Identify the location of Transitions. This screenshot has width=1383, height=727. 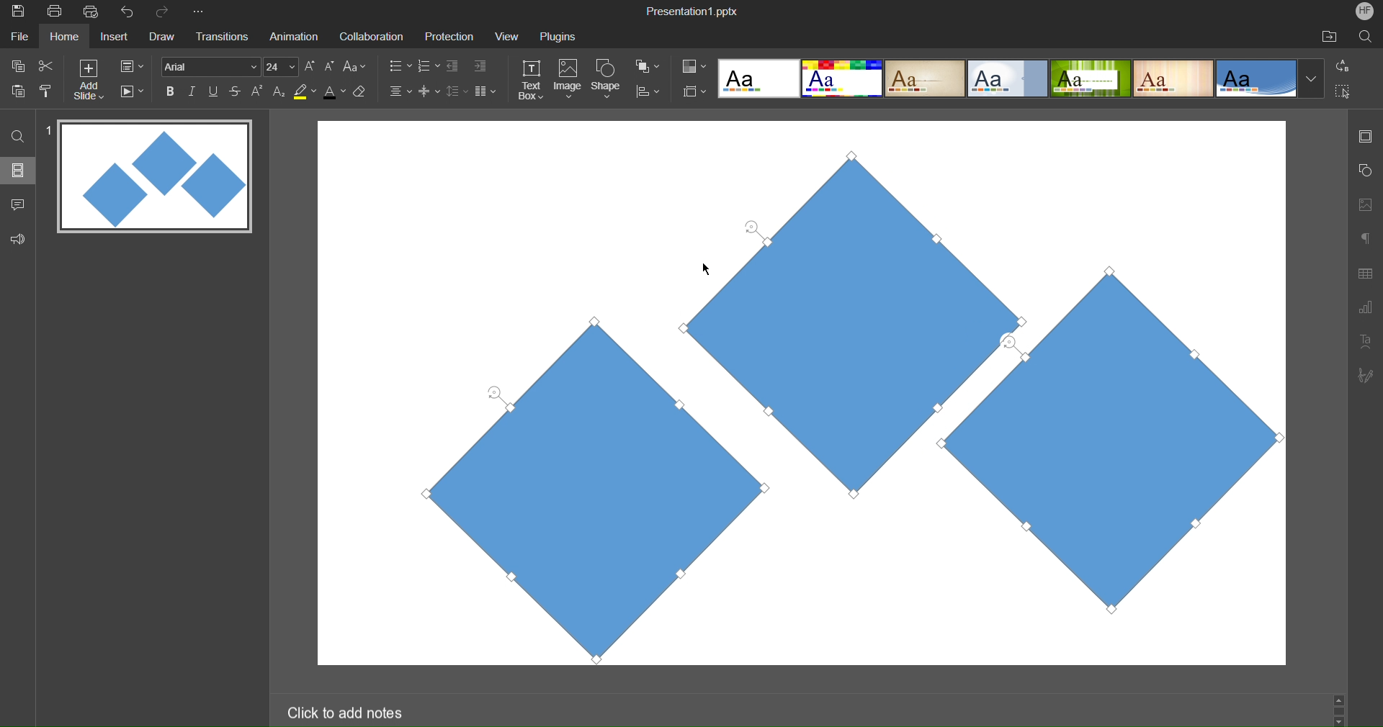
(220, 37).